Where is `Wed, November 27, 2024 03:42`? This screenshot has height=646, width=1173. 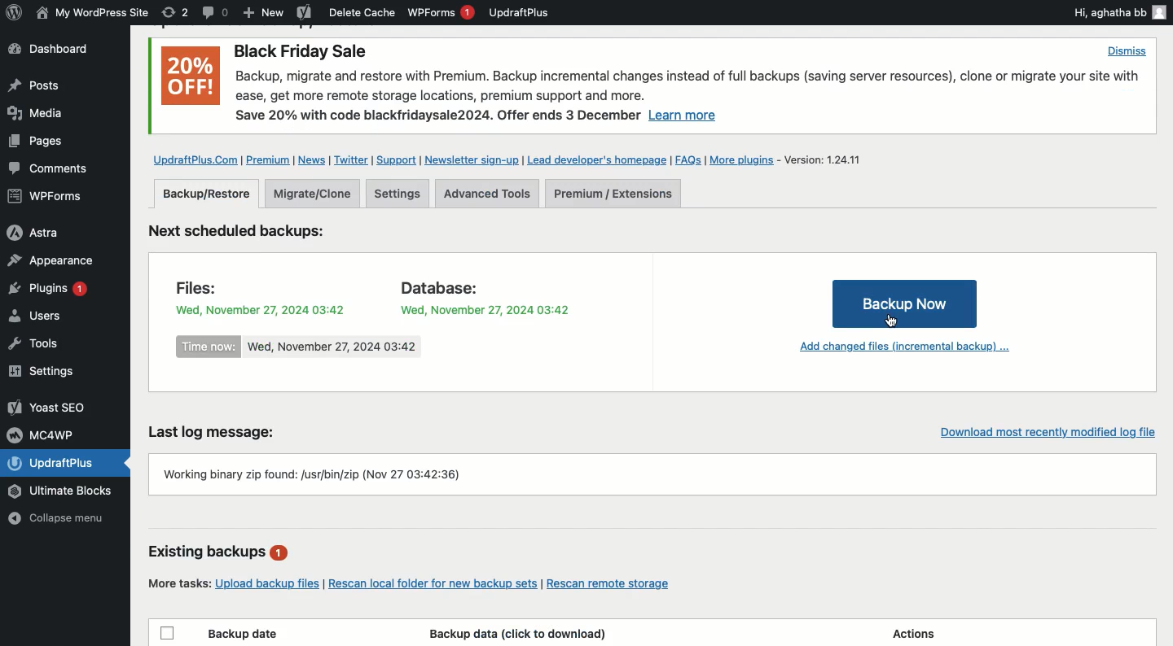
Wed, November 27, 2024 03:42 is located at coordinates (260, 308).